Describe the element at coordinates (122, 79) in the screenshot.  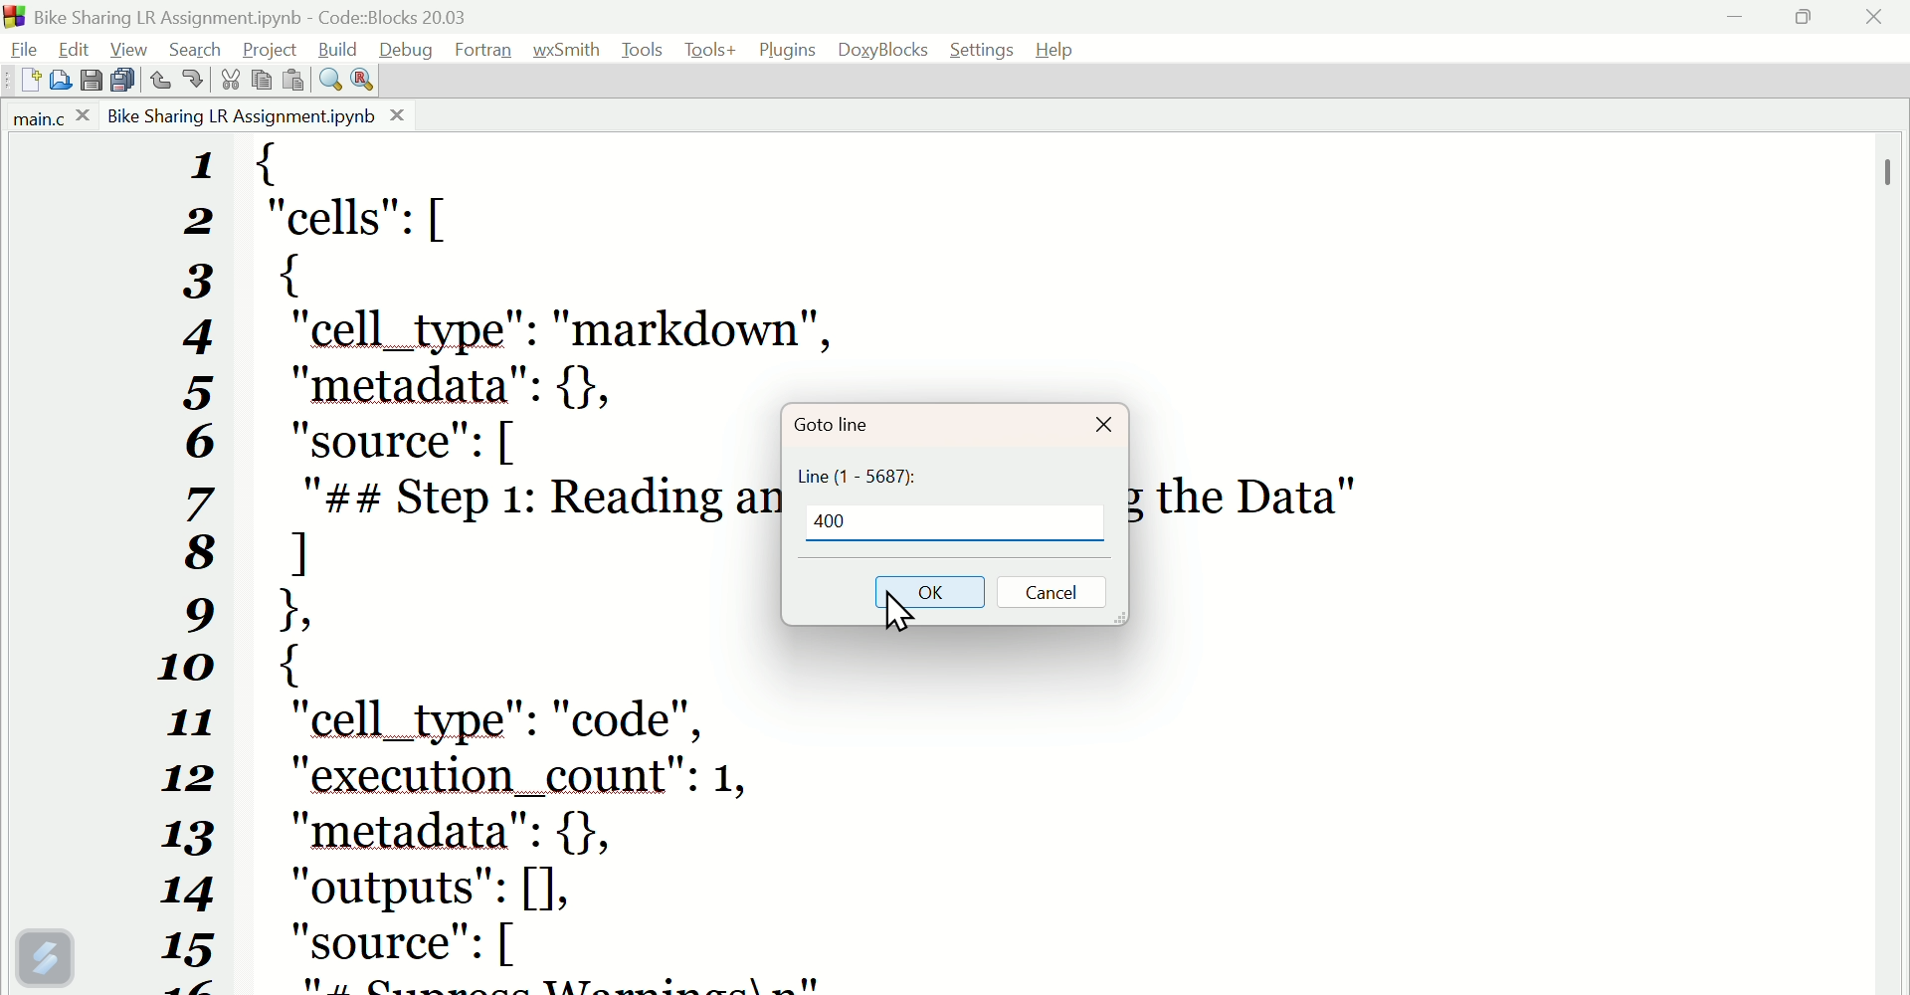
I see `Save all` at that location.